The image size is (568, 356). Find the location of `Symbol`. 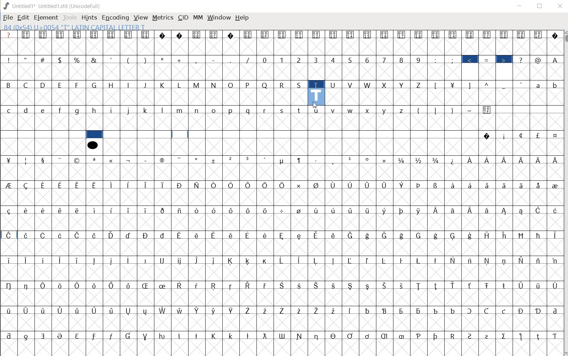

Symbol is located at coordinates (9, 160).